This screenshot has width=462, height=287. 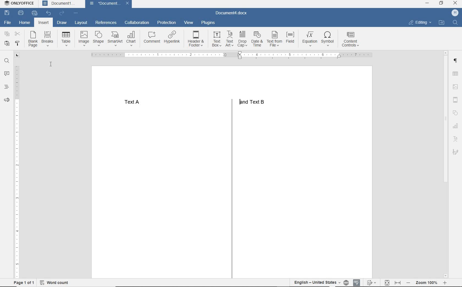 What do you see at coordinates (356, 282) in the screenshot?
I see `SPELL CHECKING` at bounding box center [356, 282].